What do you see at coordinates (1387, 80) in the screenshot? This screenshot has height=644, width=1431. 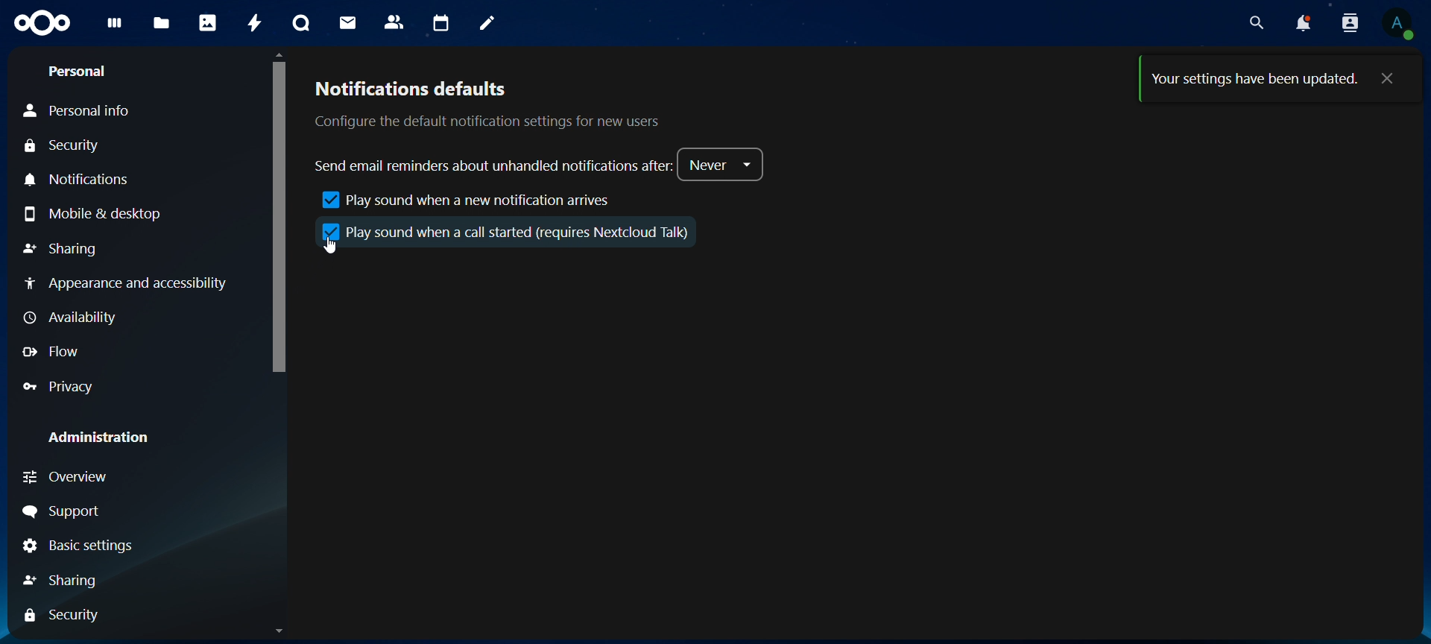 I see `close` at bounding box center [1387, 80].